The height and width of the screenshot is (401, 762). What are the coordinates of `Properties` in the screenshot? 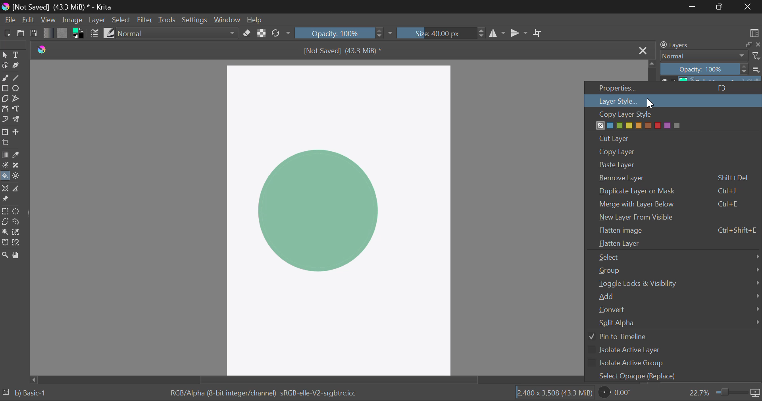 It's located at (671, 87).